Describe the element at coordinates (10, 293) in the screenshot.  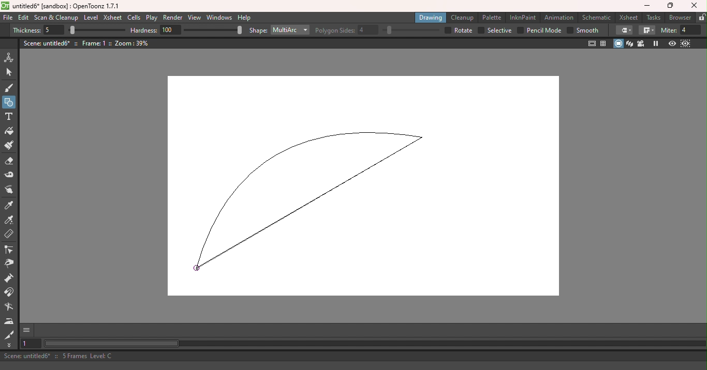
I see `Magnet tool` at that location.